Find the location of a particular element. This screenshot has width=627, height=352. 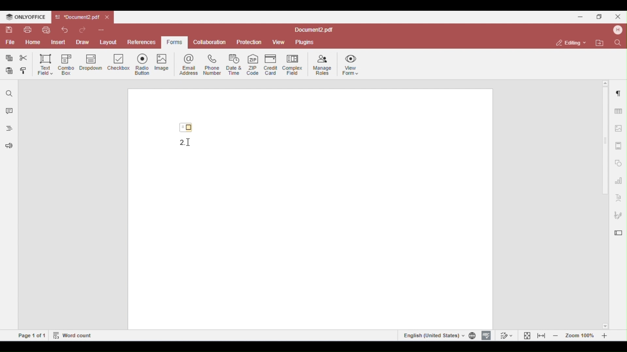

find is located at coordinates (9, 94).